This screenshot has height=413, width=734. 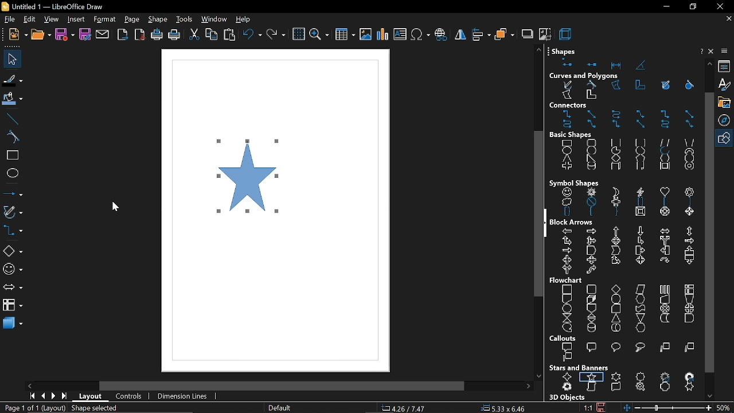 What do you see at coordinates (13, 251) in the screenshot?
I see `basic shapes` at bounding box center [13, 251].